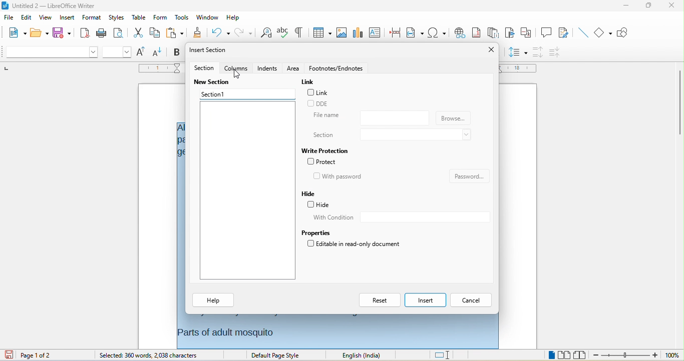  Describe the element at coordinates (538, 52) in the screenshot. I see `increase paragraph spacing` at that location.